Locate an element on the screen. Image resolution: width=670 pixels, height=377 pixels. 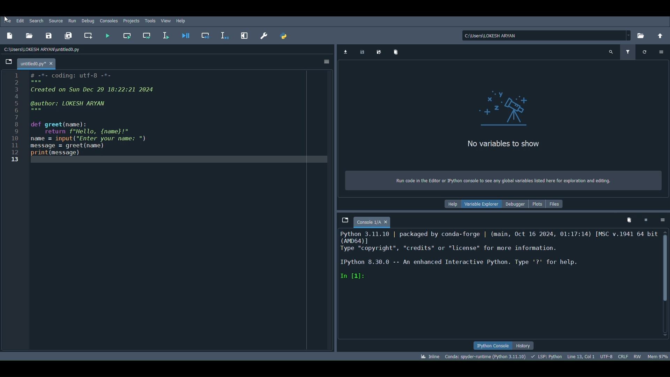
Tools is located at coordinates (150, 20).